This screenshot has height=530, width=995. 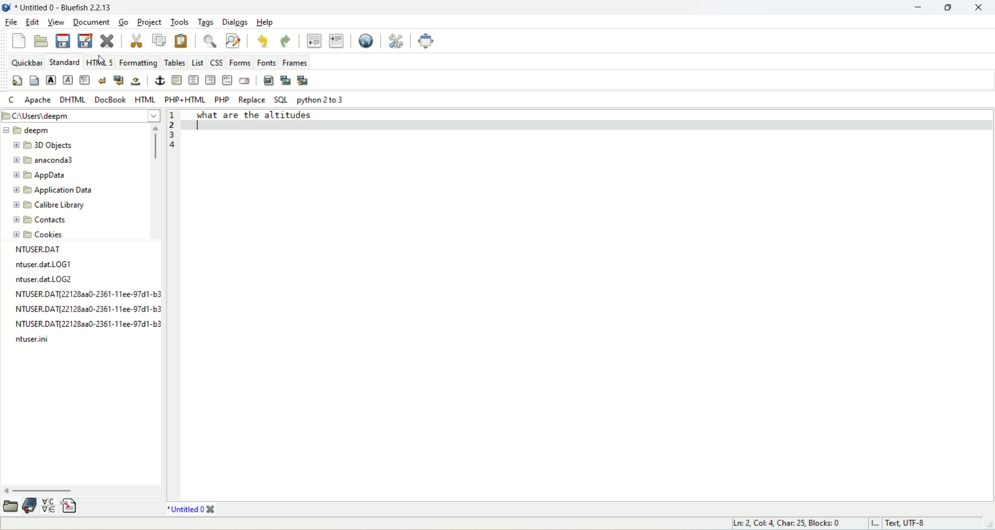 I want to click on strong, so click(x=51, y=81).